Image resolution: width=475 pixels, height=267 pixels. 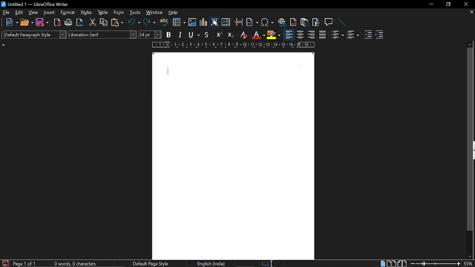 I want to click on increase indent, so click(x=368, y=35).